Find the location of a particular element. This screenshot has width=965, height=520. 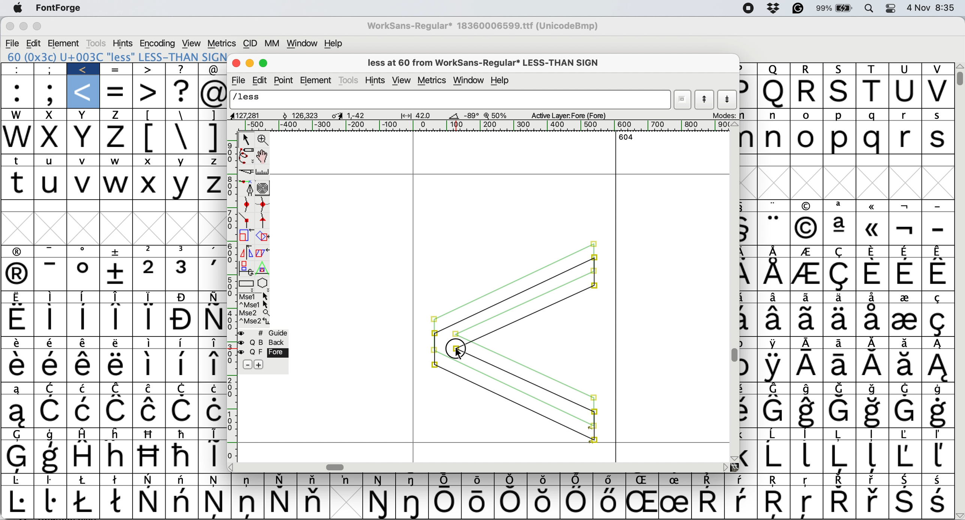

window is located at coordinates (469, 81).